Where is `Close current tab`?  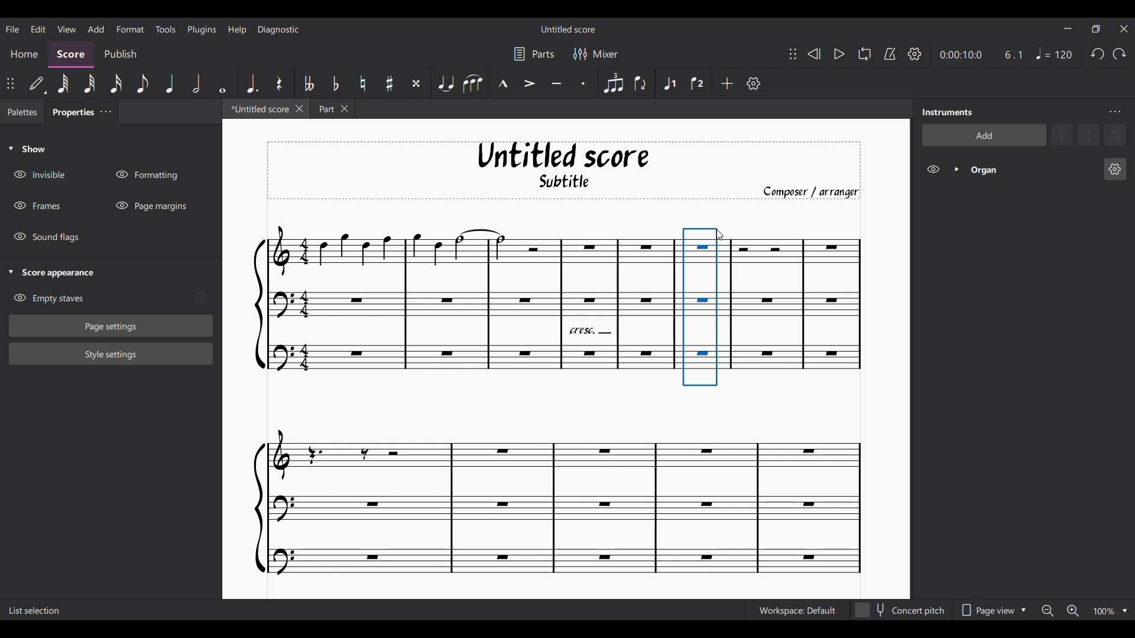
Close current tab is located at coordinates (299, 108).